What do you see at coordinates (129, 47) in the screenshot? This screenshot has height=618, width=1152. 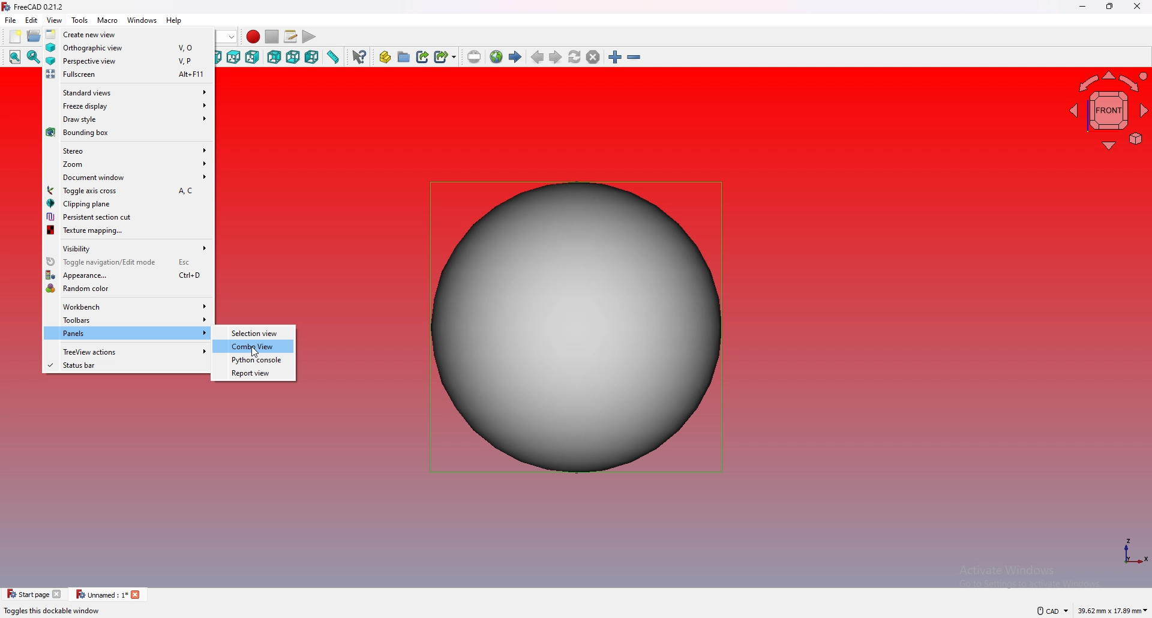 I see `orthographic view` at bounding box center [129, 47].